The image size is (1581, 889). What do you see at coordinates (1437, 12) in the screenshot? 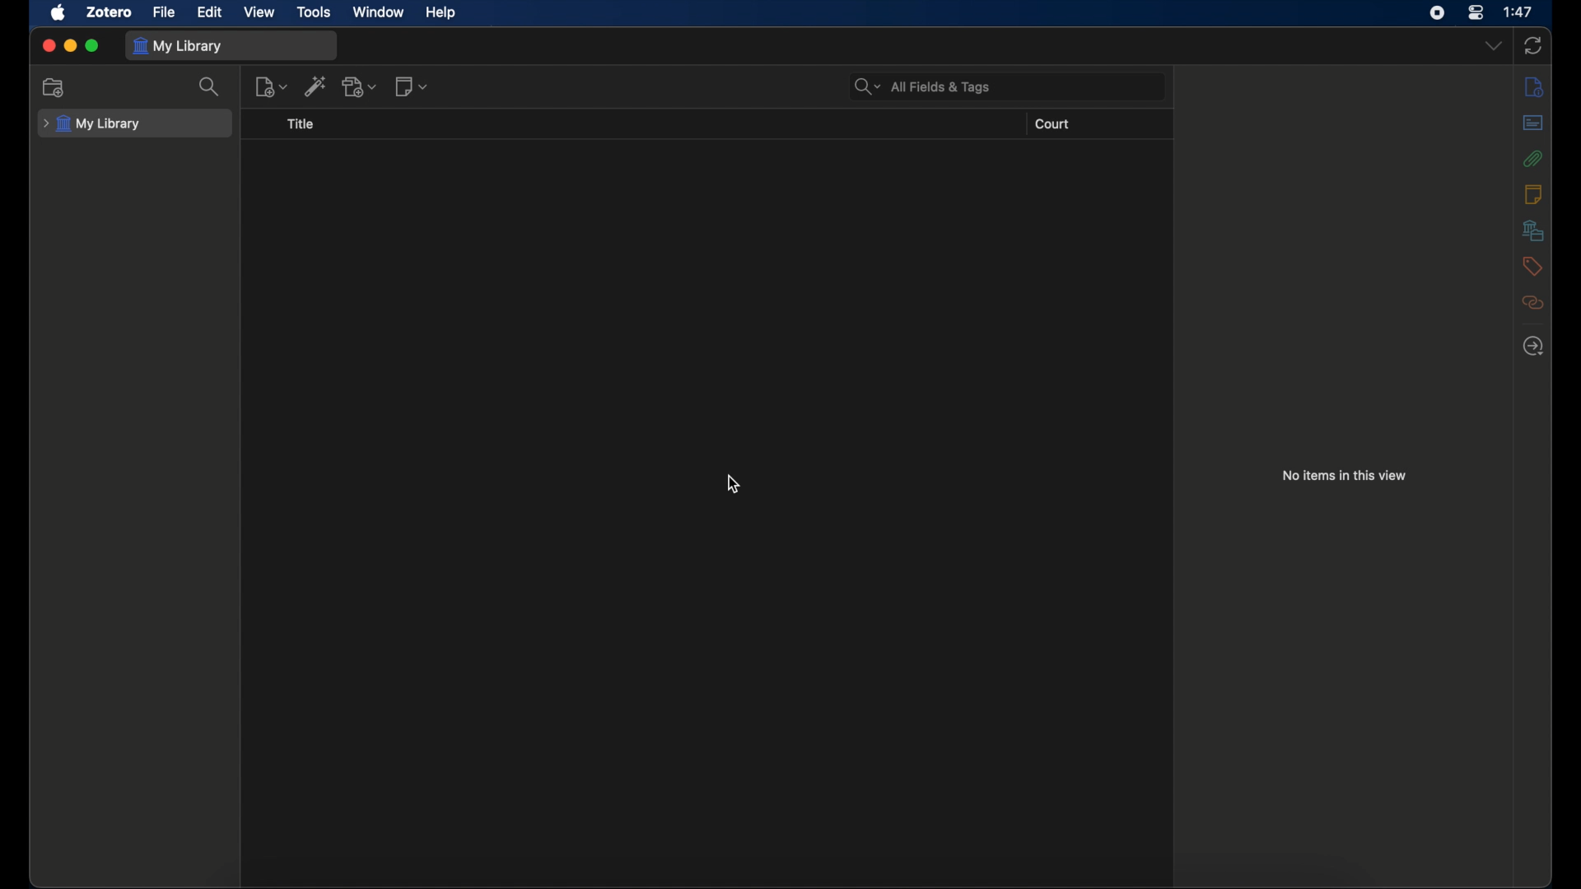
I see `screen recorder` at bounding box center [1437, 12].